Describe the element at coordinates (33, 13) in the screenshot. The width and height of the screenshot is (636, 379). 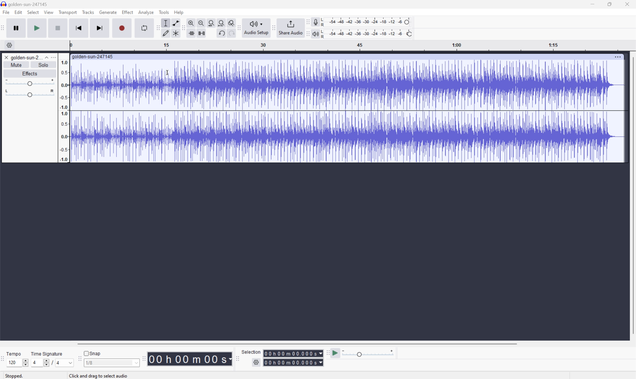
I see `Select` at that location.